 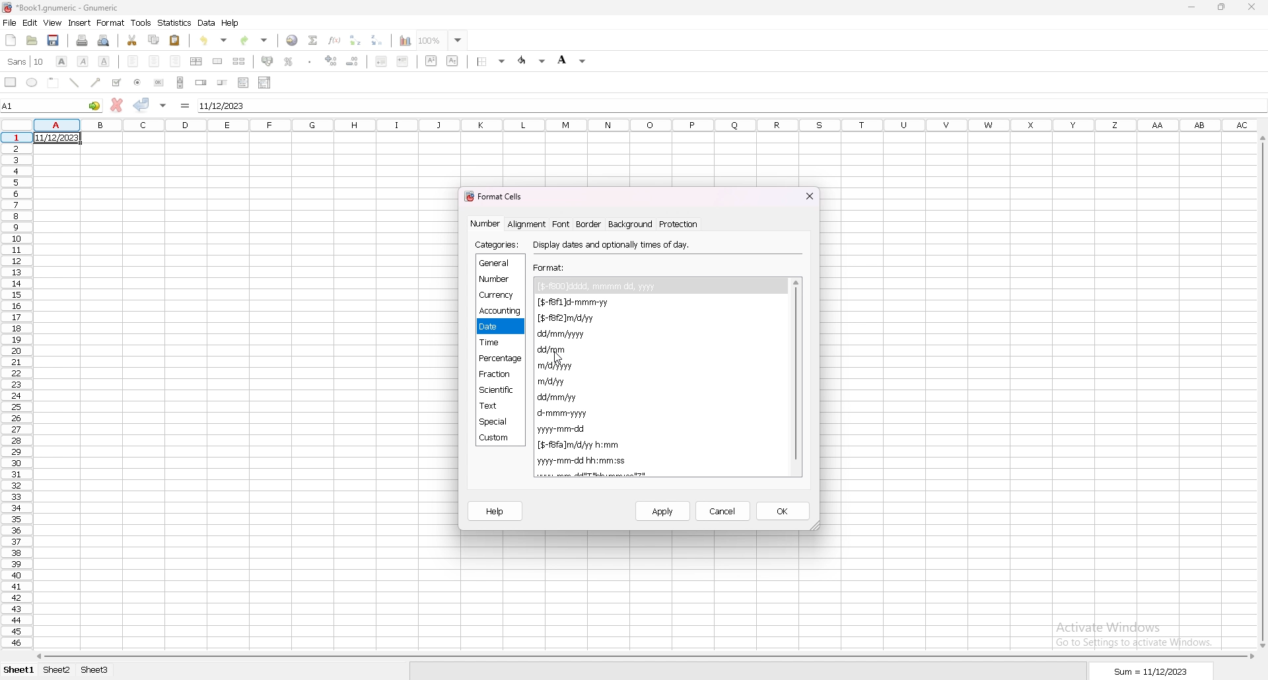 What do you see at coordinates (559, 397) in the screenshot?
I see `dd/mm/yy` at bounding box center [559, 397].